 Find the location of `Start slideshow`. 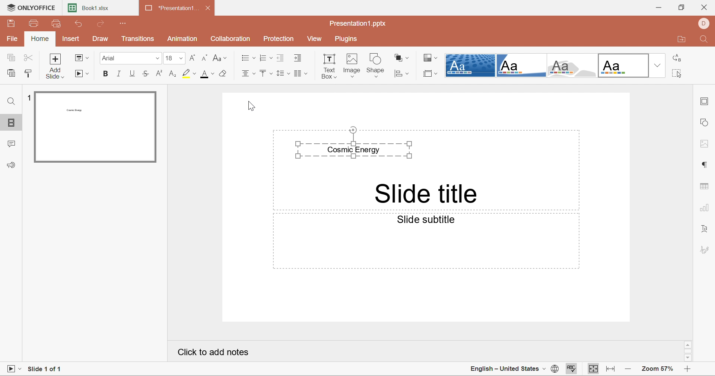

Start slideshow is located at coordinates (83, 74).